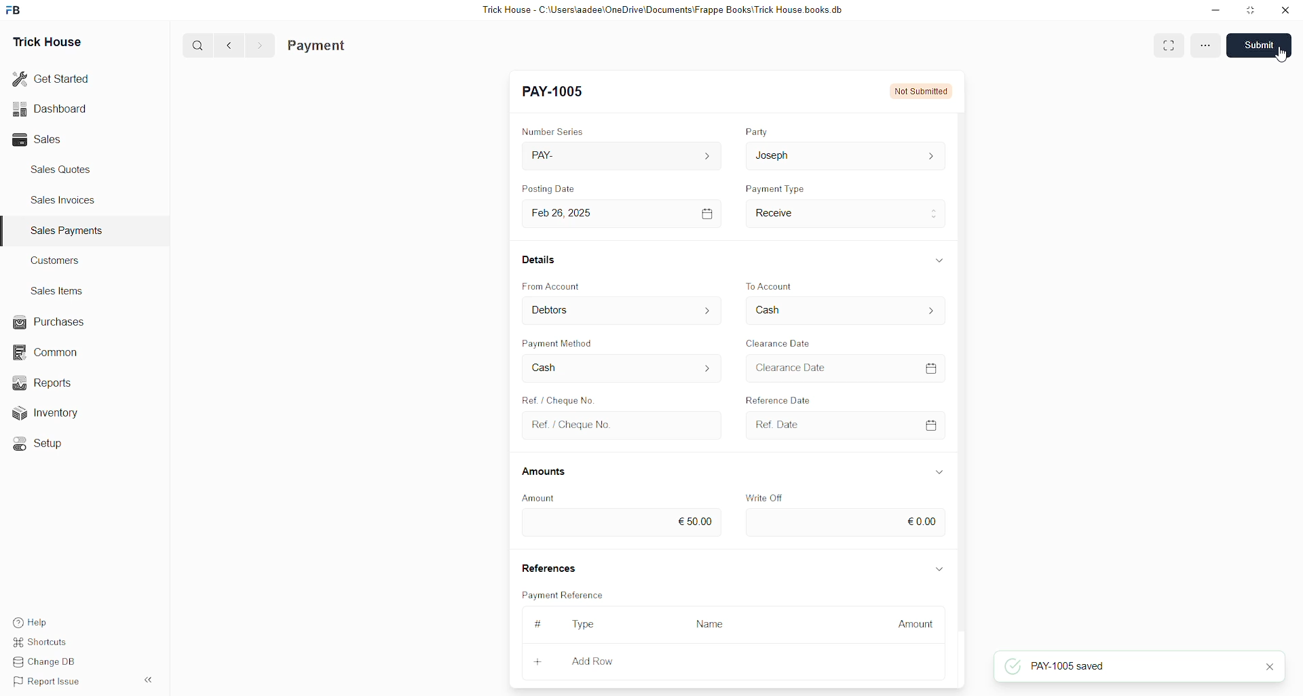  Describe the element at coordinates (846, 214) in the screenshot. I see `Payment Type` at that location.